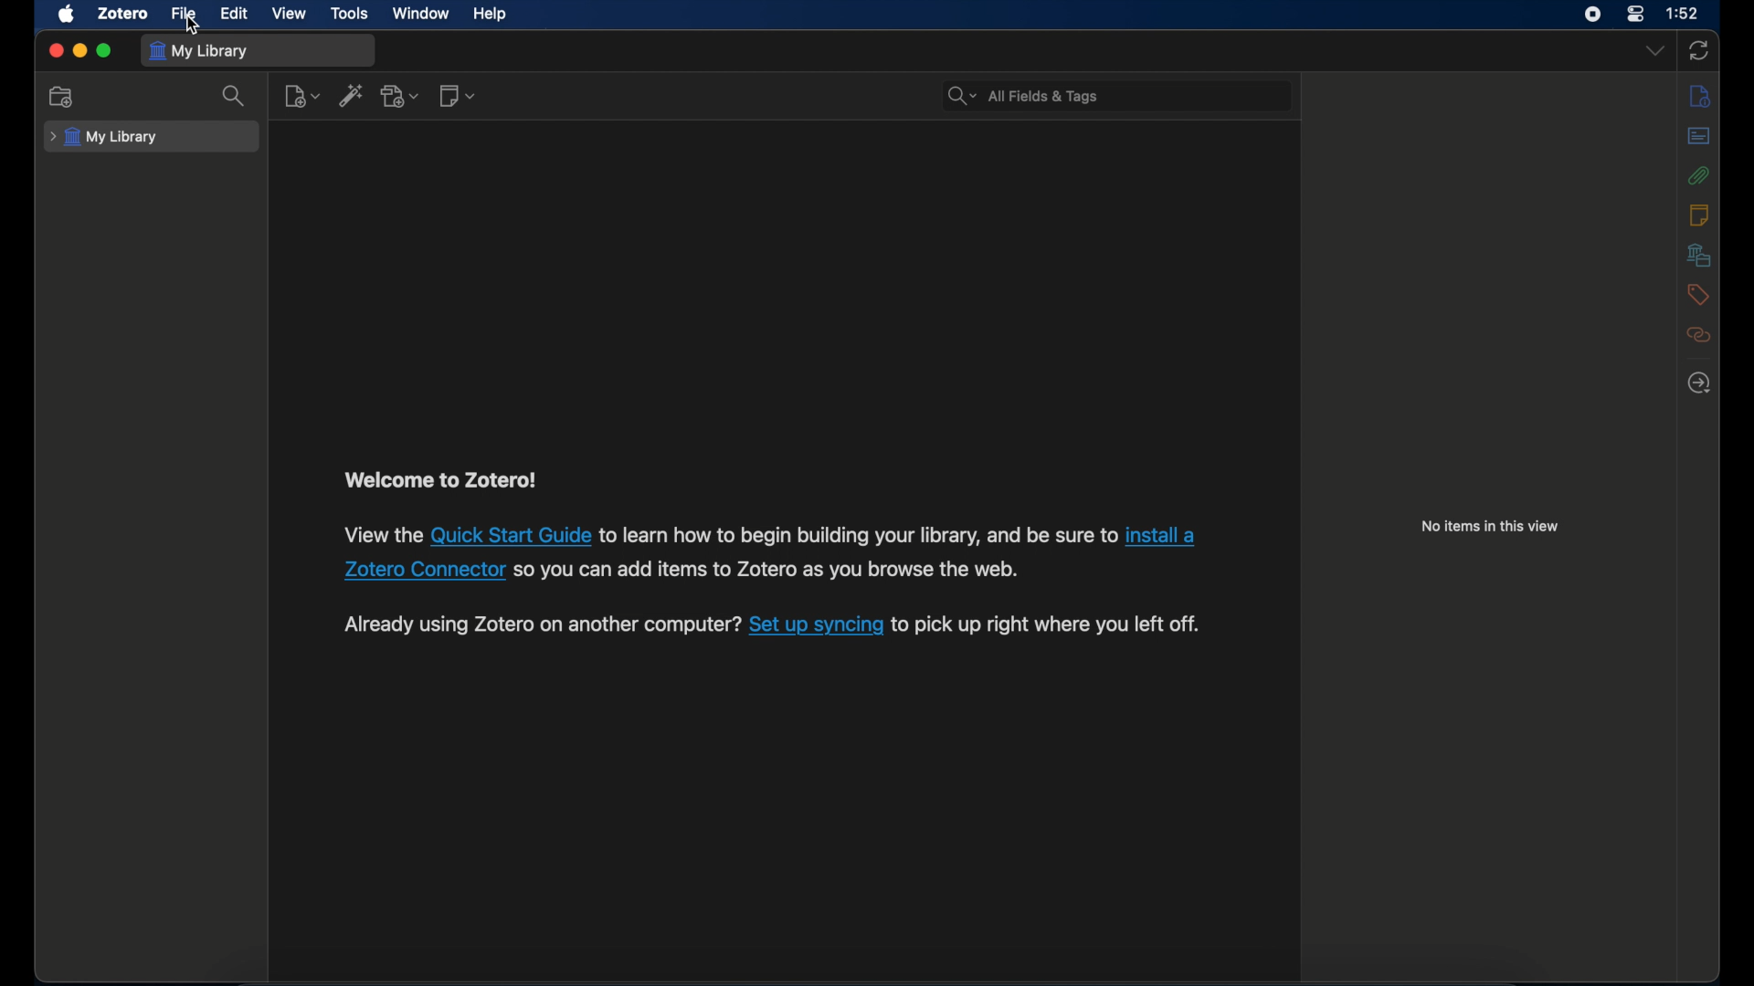 This screenshot has width=1754, height=986. I want to click on screen recorder, so click(1591, 16).